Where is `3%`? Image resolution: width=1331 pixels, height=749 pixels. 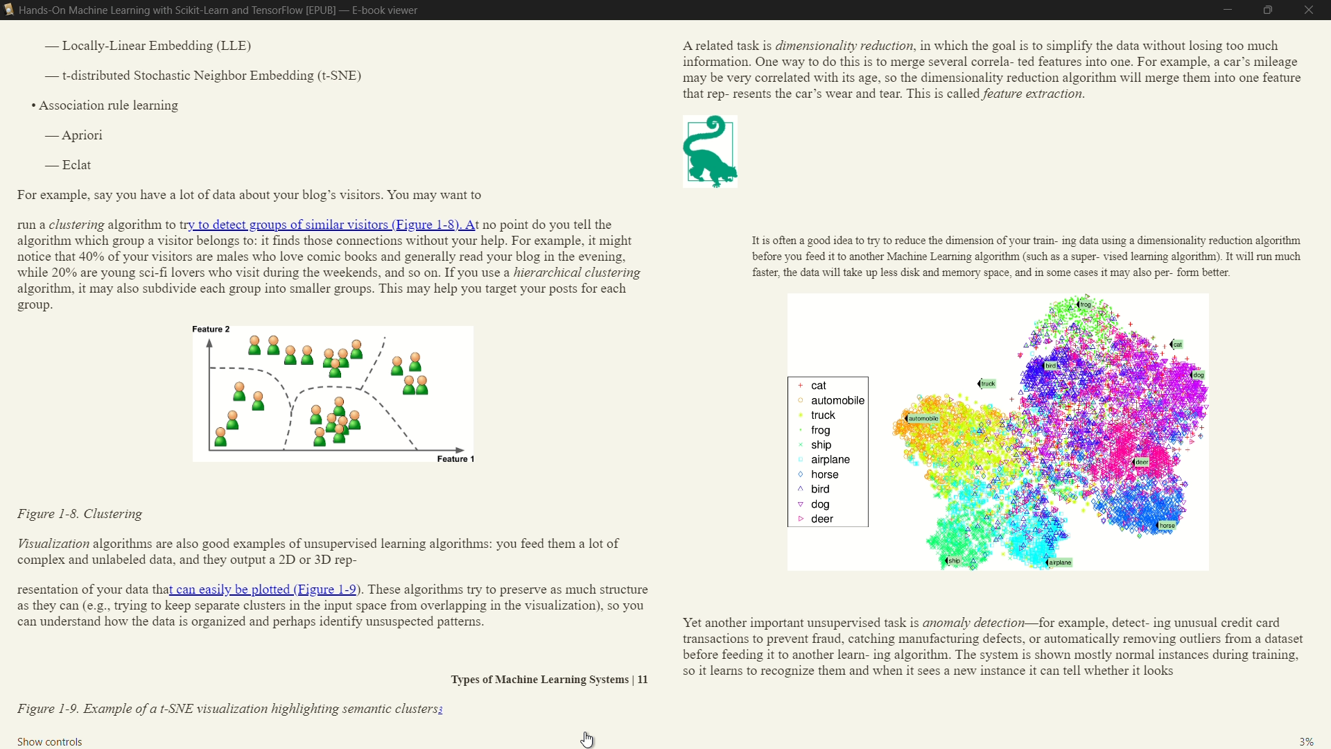
3% is located at coordinates (1305, 739).